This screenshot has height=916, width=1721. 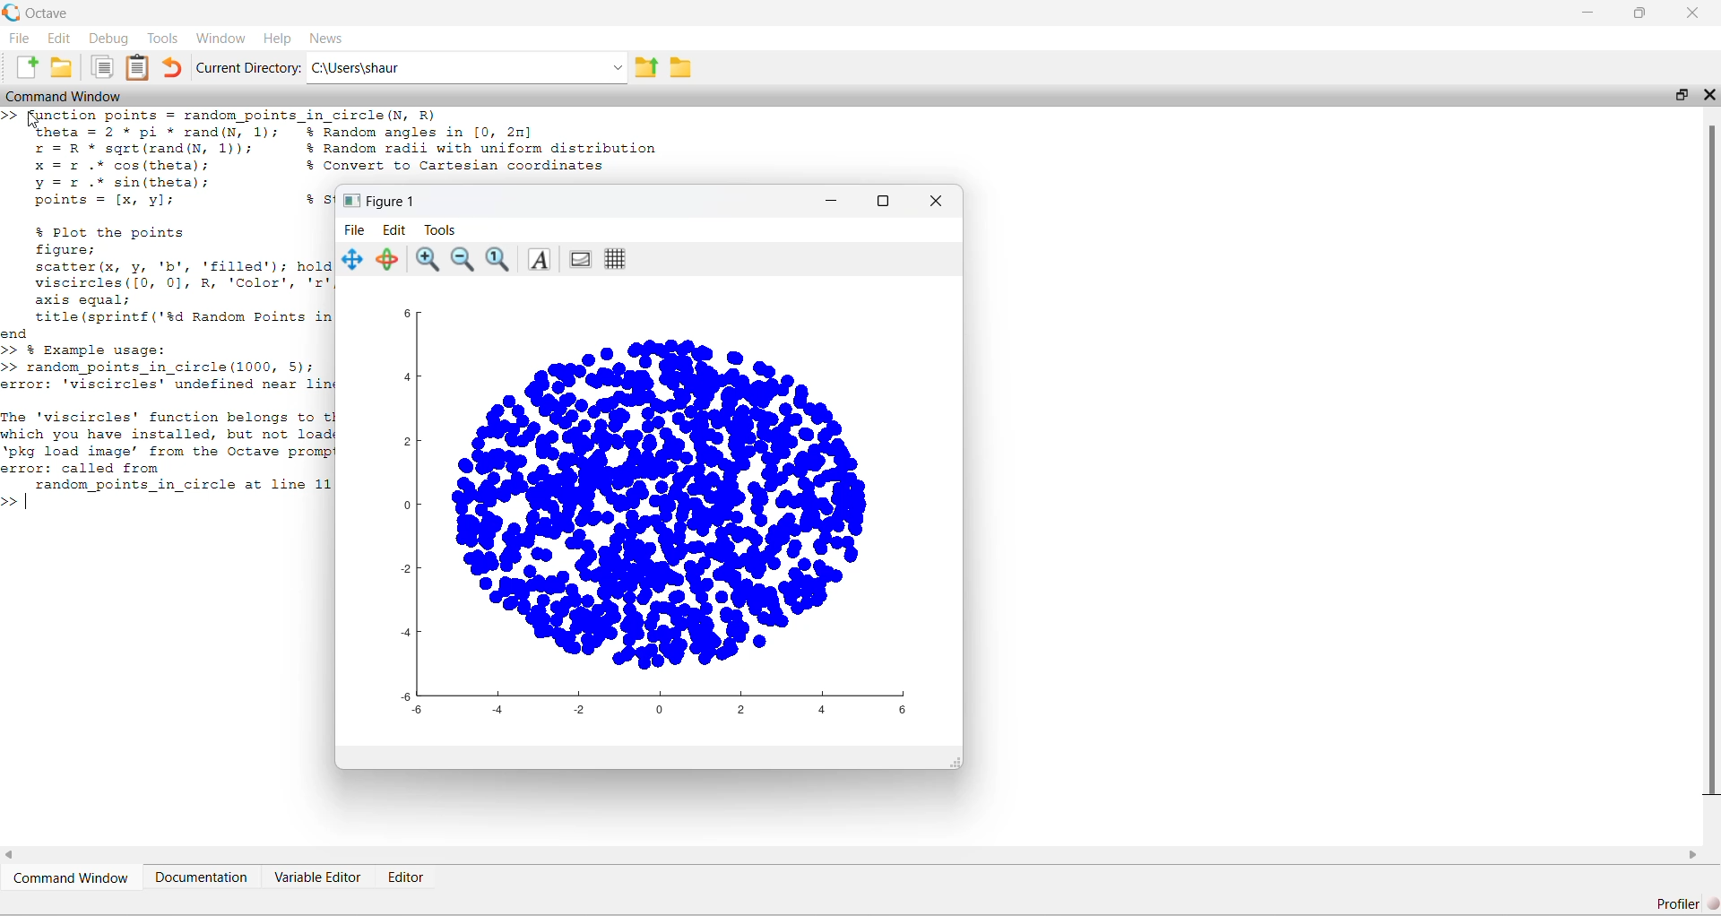 What do you see at coordinates (1682, 95) in the screenshot?
I see `restore` at bounding box center [1682, 95].